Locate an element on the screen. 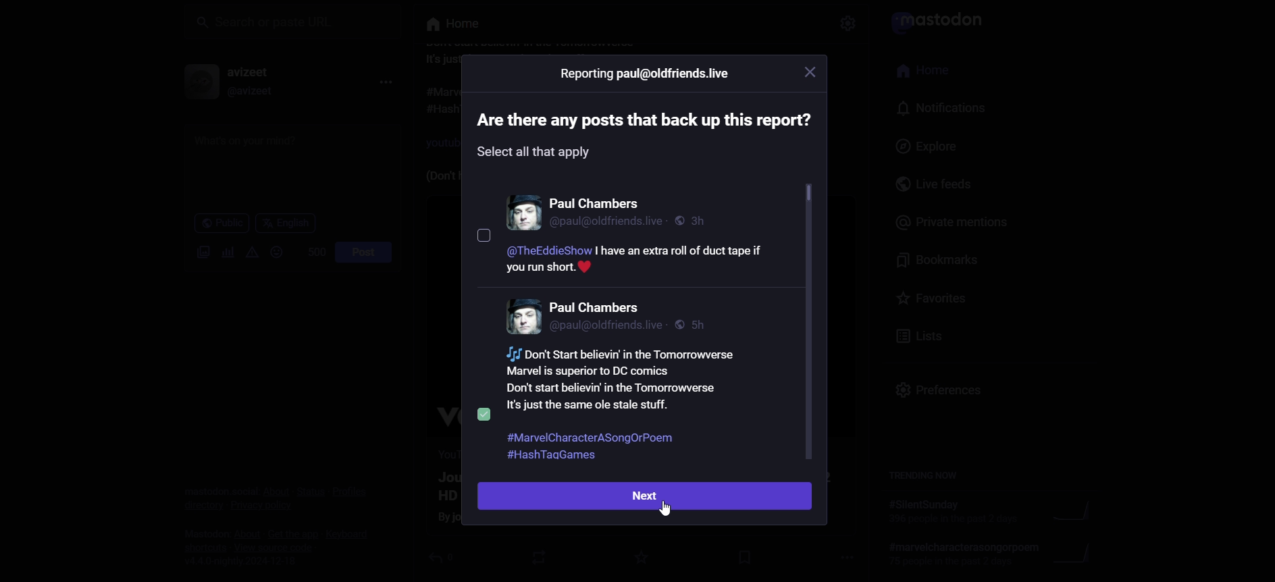  live feeds is located at coordinates (938, 186).